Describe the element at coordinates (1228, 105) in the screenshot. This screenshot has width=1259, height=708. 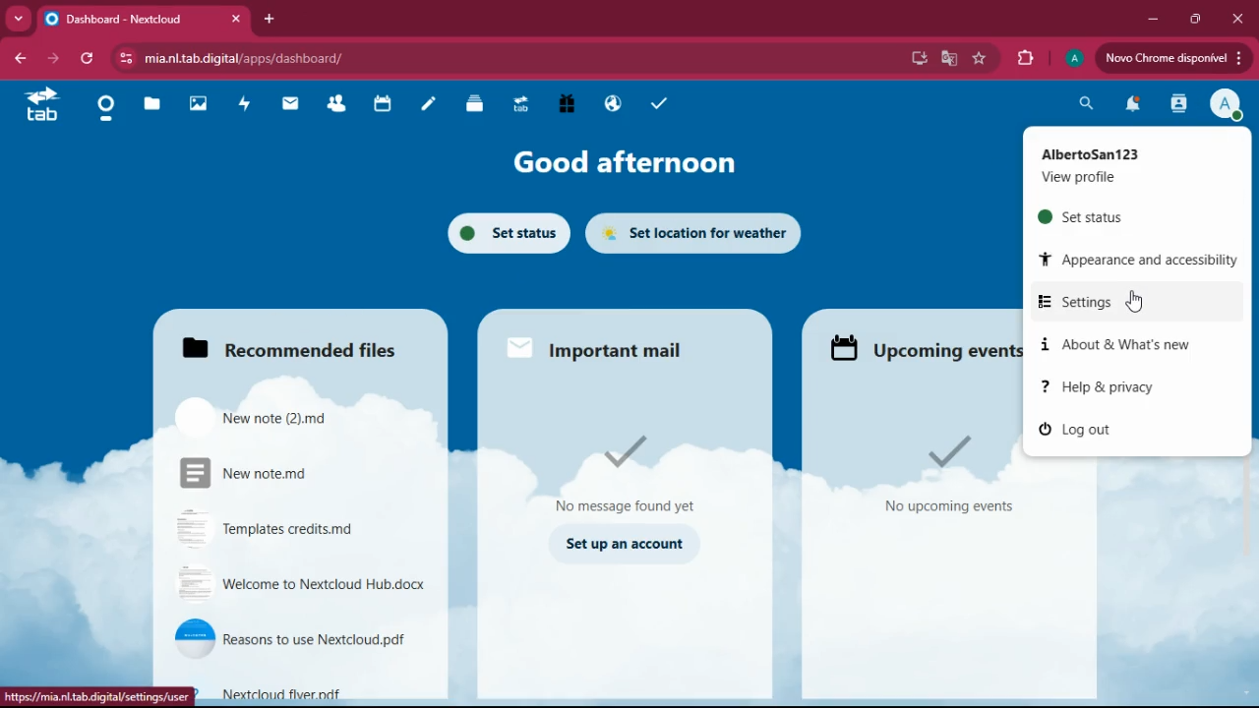
I see `profile` at that location.